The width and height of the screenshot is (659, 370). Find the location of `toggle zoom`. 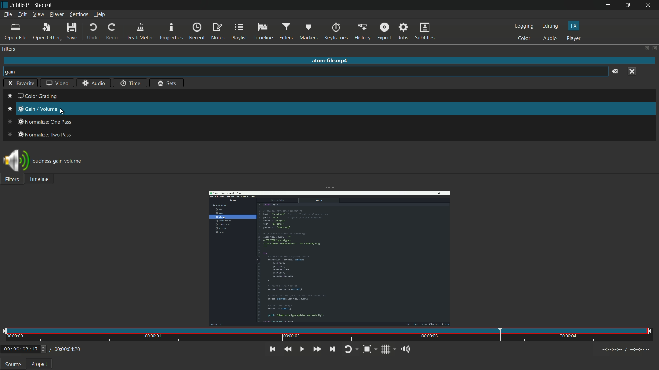

toggle zoom is located at coordinates (370, 350).